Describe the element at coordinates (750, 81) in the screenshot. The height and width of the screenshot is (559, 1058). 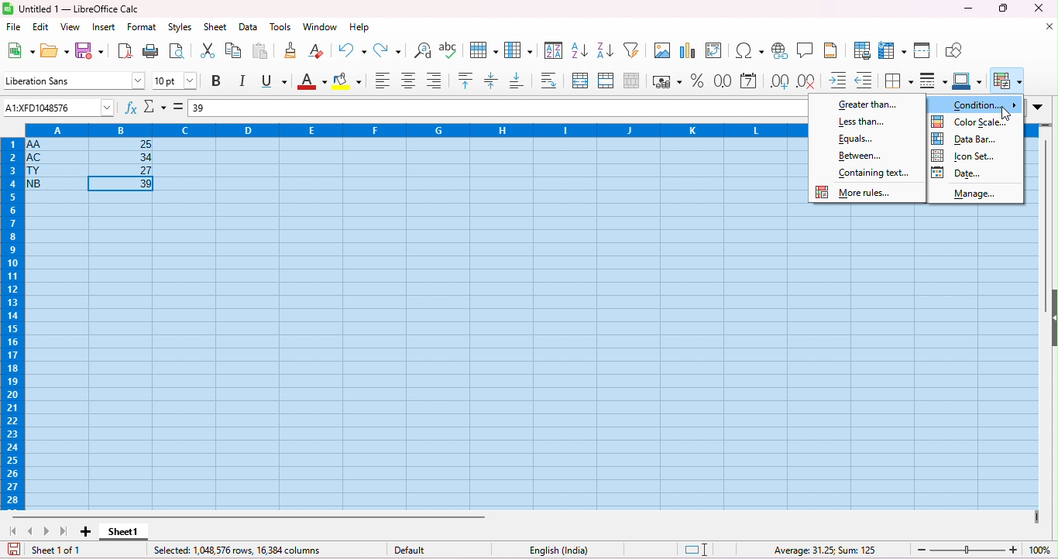
I see `format as date` at that location.